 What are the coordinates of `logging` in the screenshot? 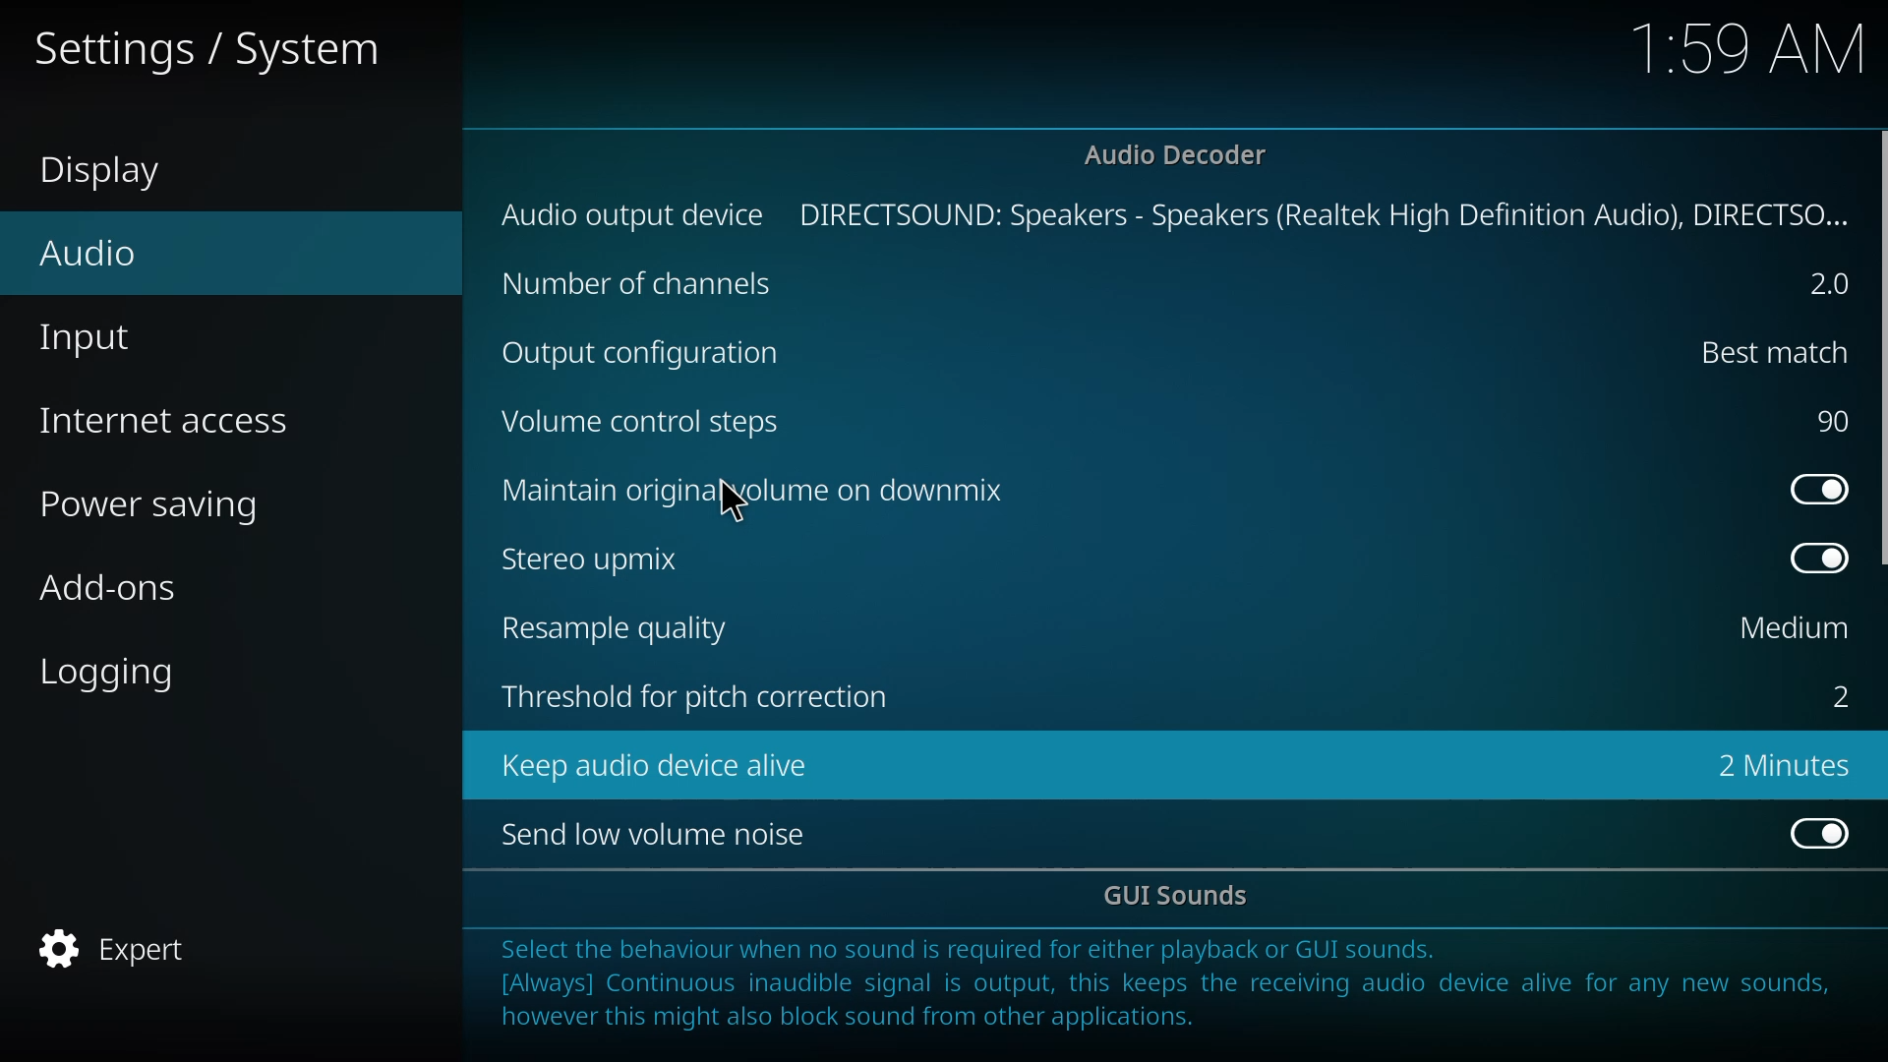 It's located at (114, 672).